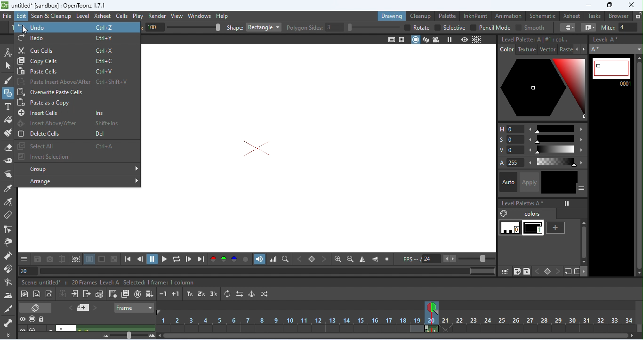  Describe the element at coordinates (73, 81) in the screenshot. I see `paste insert above/ after` at that location.